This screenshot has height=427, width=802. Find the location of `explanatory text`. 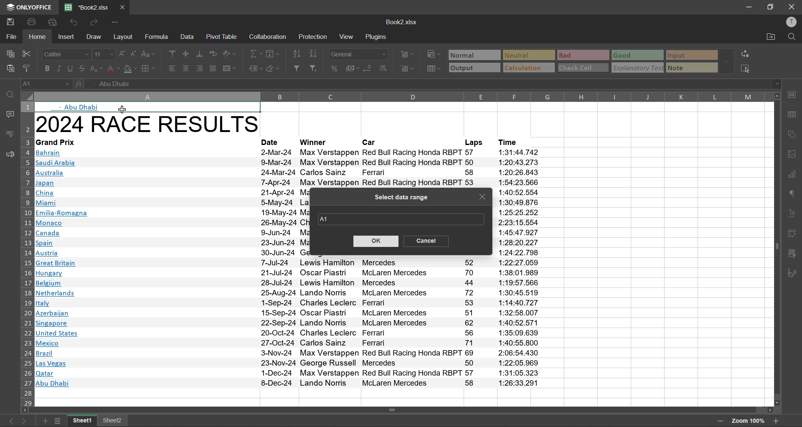

explanatory text is located at coordinates (637, 69).